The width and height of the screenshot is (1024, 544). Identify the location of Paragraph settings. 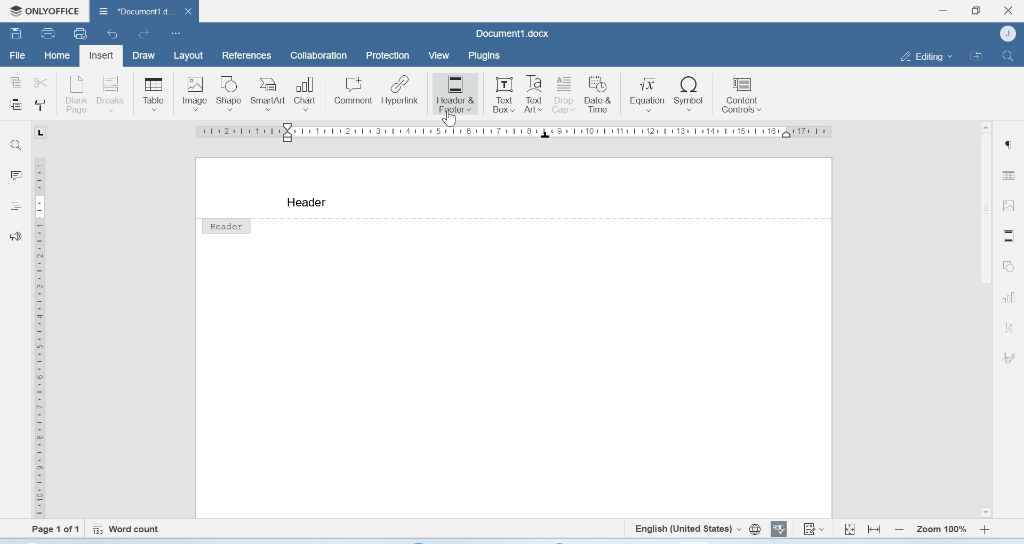
(1010, 145).